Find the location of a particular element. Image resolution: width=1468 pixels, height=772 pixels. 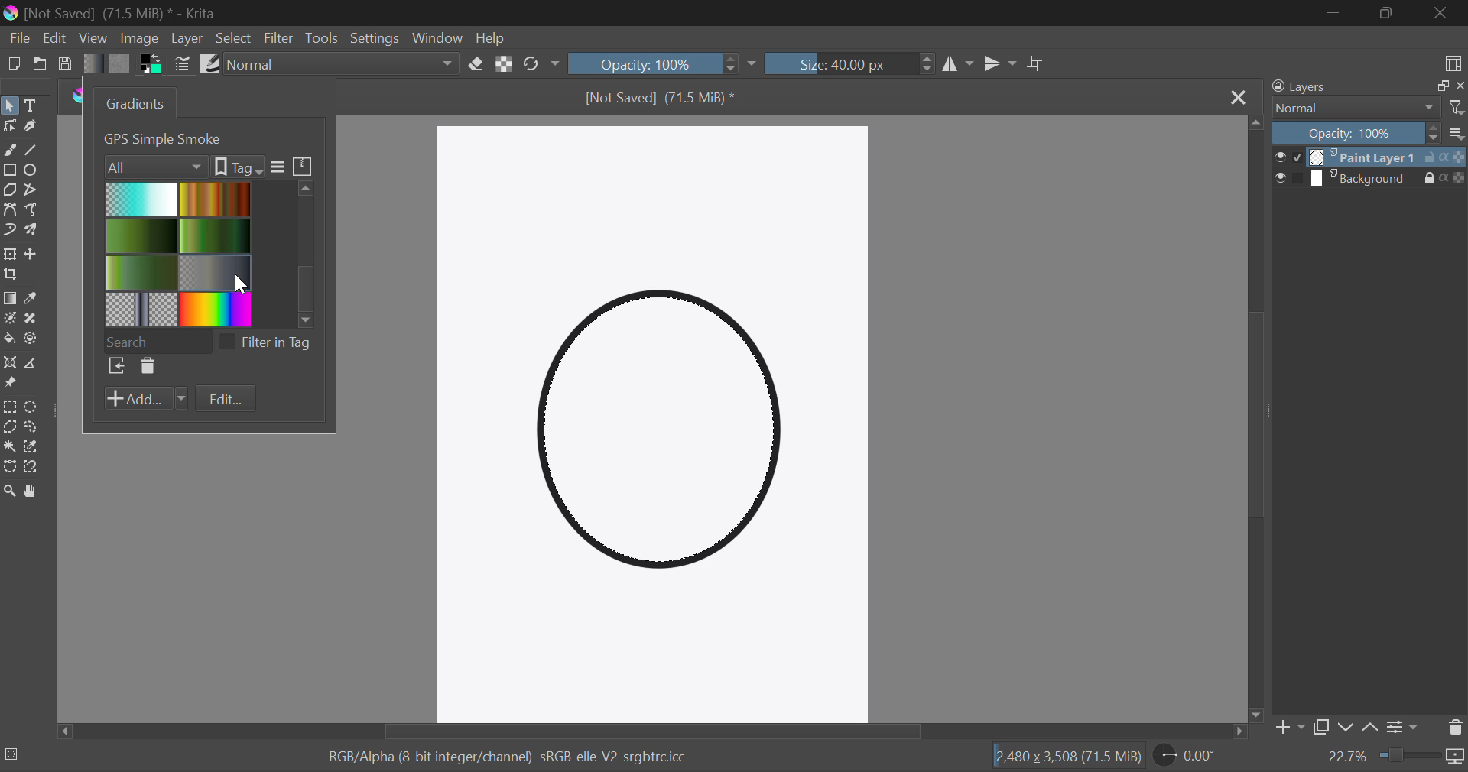

2 Green Gradient is located at coordinates (144, 238).